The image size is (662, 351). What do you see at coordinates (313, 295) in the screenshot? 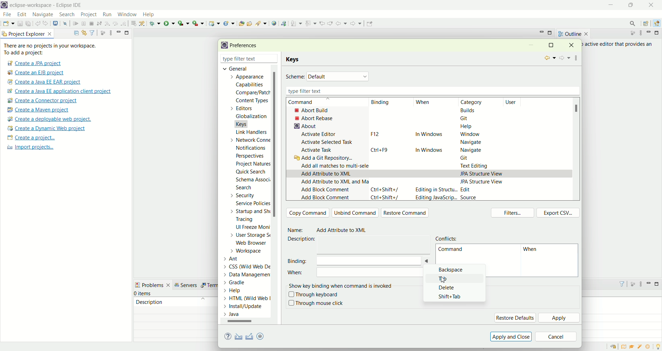
I see `through keyboard` at bounding box center [313, 295].